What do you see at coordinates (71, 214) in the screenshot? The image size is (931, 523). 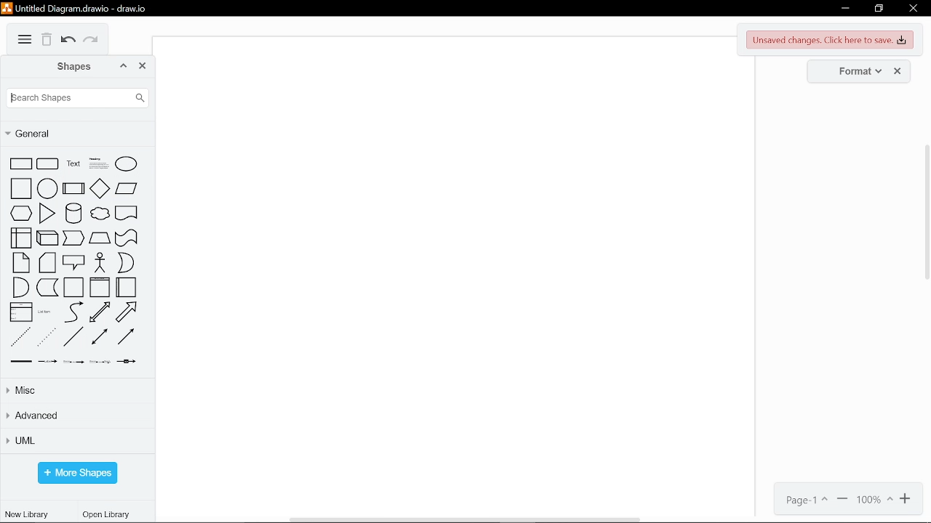 I see `cylinder` at bounding box center [71, 214].